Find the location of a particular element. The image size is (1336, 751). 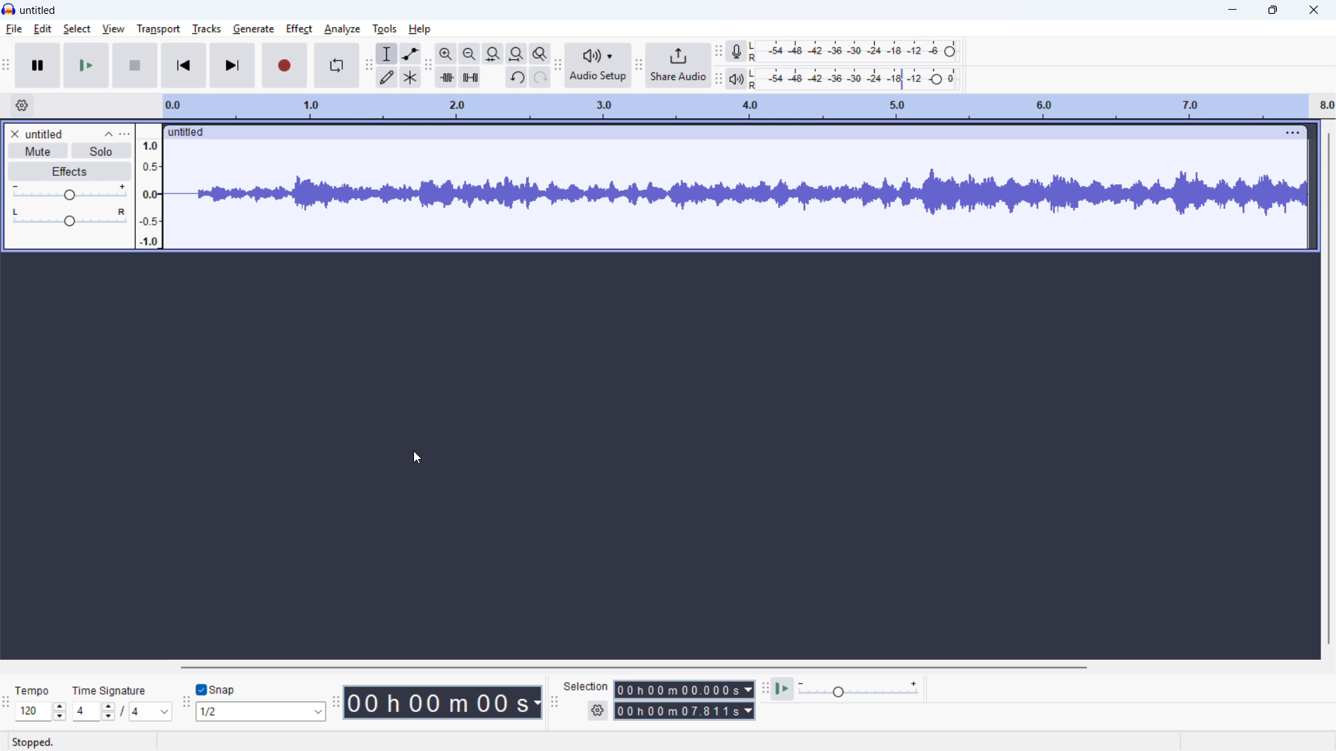

toggle snap is located at coordinates (217, 689).